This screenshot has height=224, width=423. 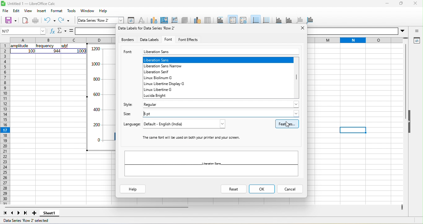 What do you see at coordinates (20, 46) in the screenshot?
I see `amplitude` at bounding box center [20, 46].